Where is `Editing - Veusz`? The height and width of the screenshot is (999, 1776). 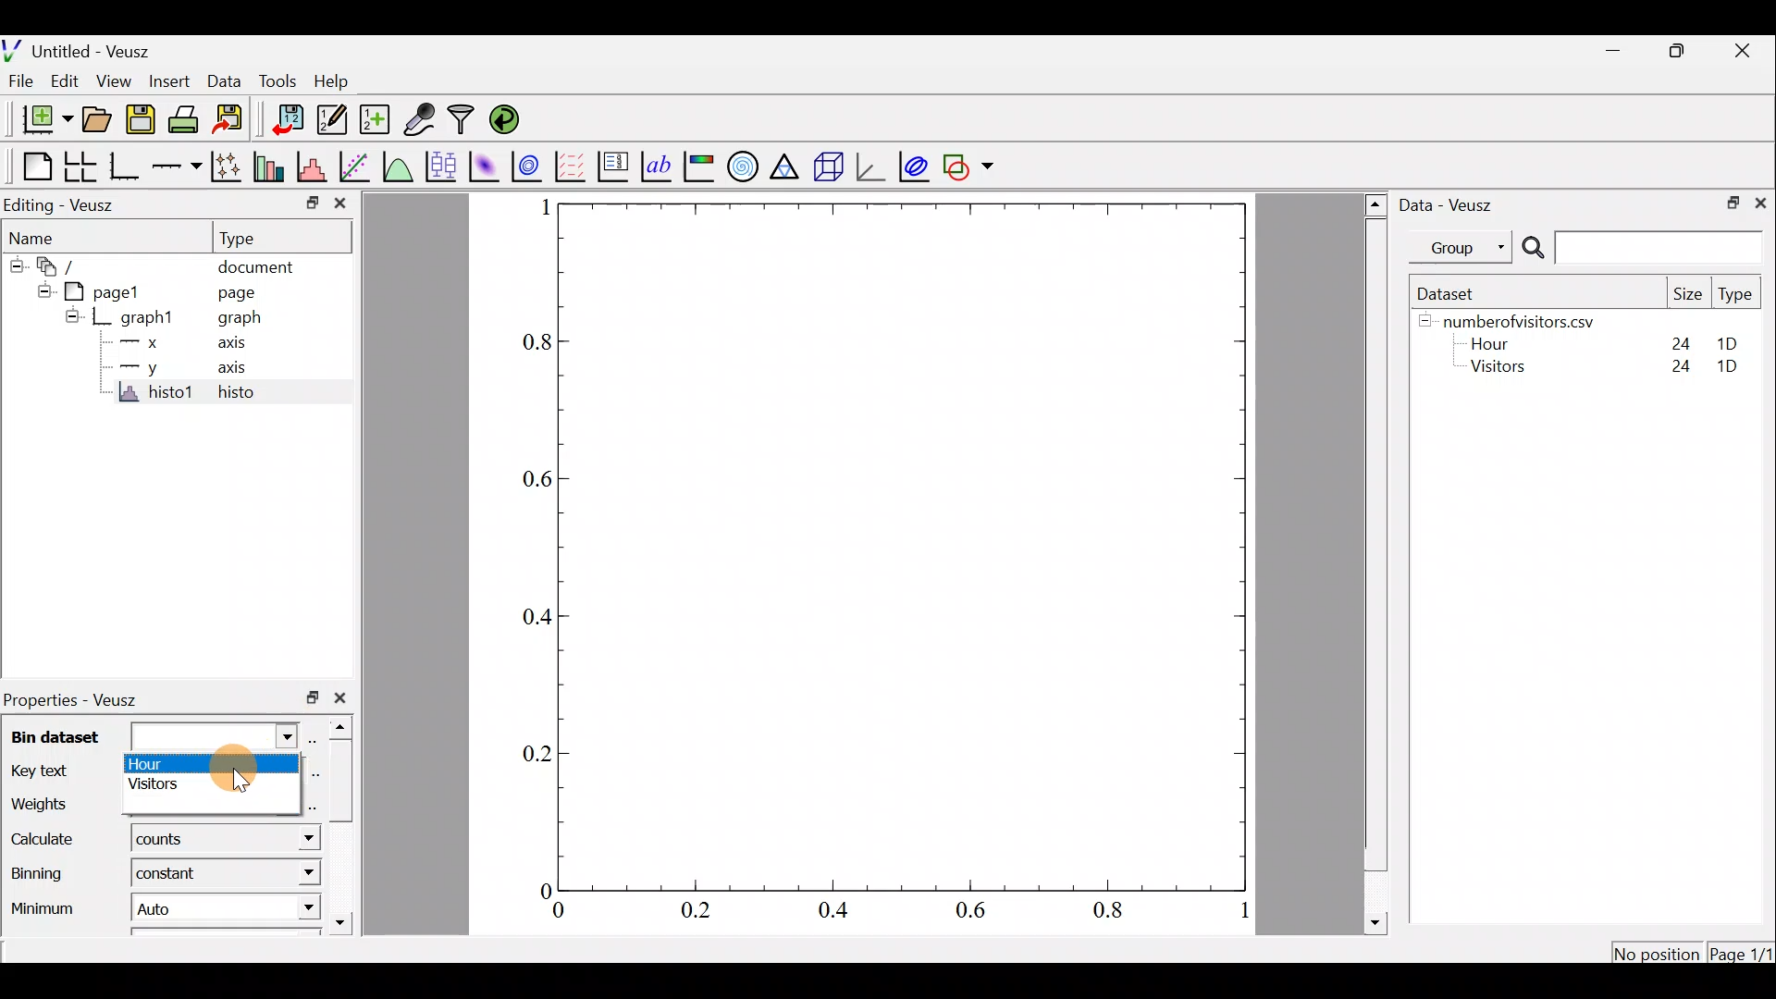 Editing - Veusz is located at coordinates (63, 204).